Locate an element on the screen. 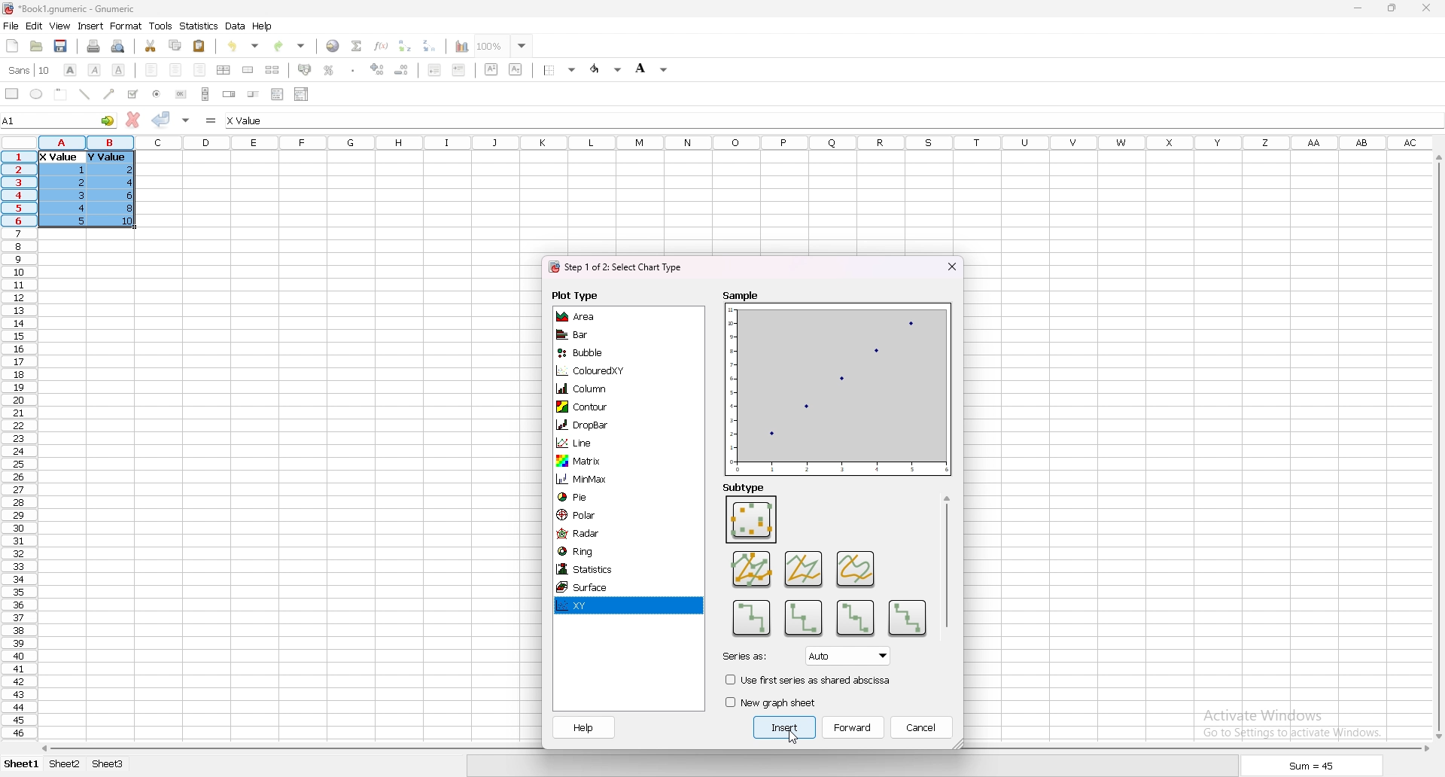 The width and height of the screenshot is (1445, 777). area is located at coordinates (598, 315).